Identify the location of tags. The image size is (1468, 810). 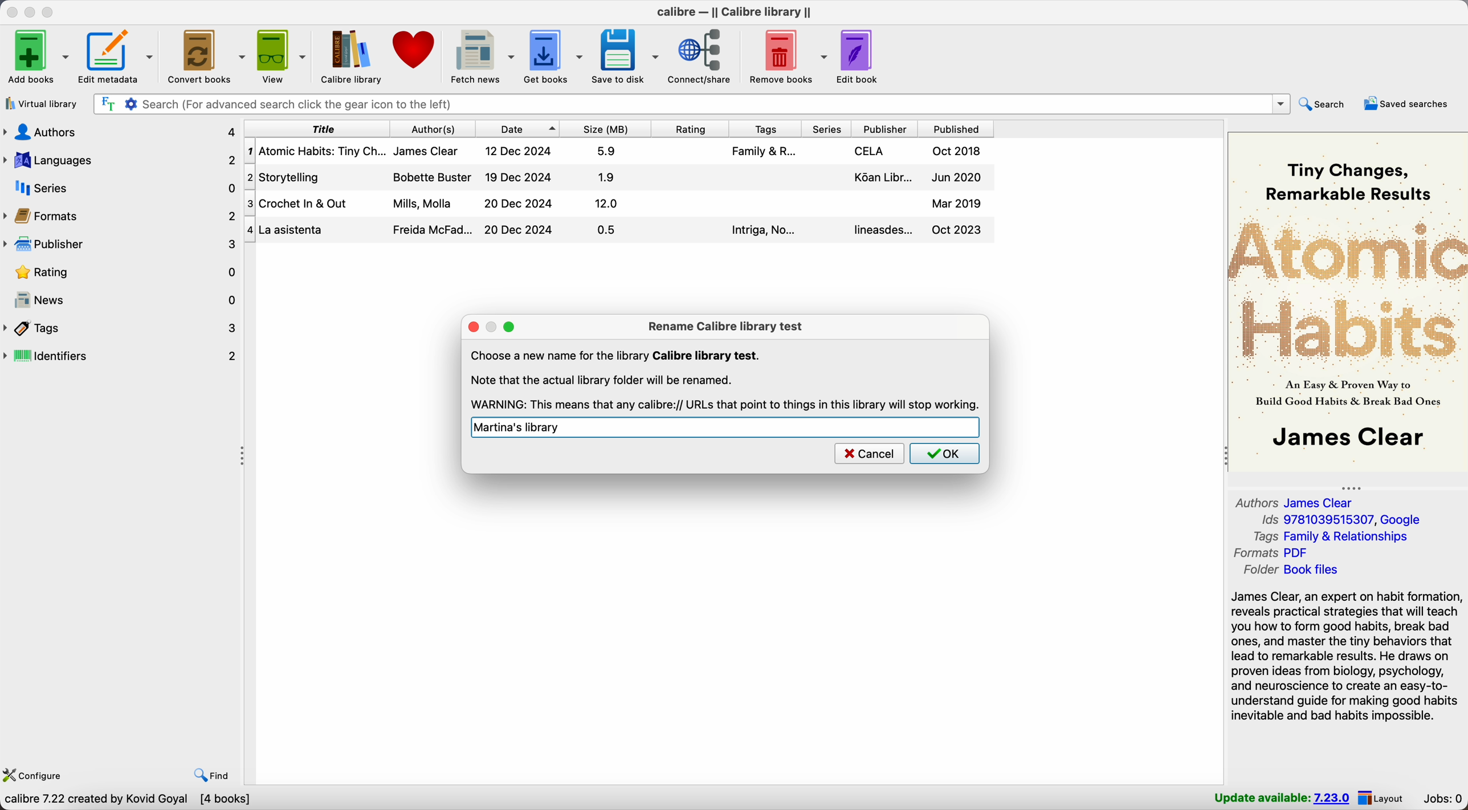
(764, 129).